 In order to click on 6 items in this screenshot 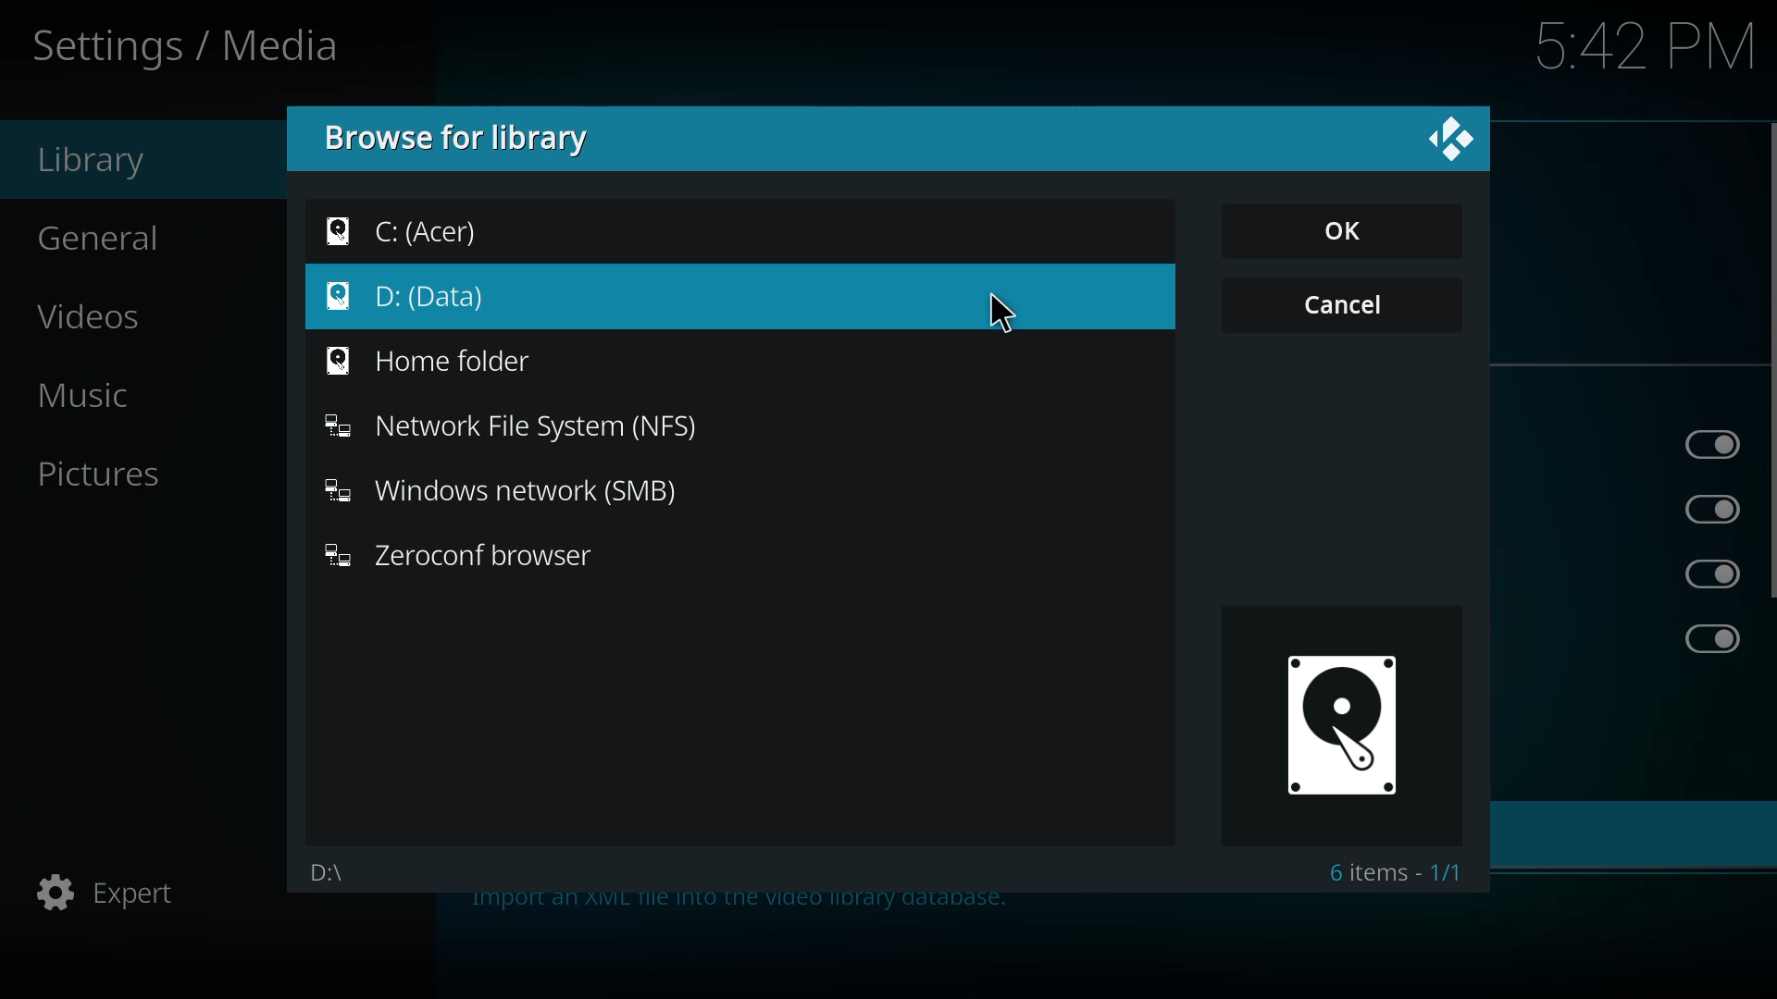, I will do `click(1388, 872)`.